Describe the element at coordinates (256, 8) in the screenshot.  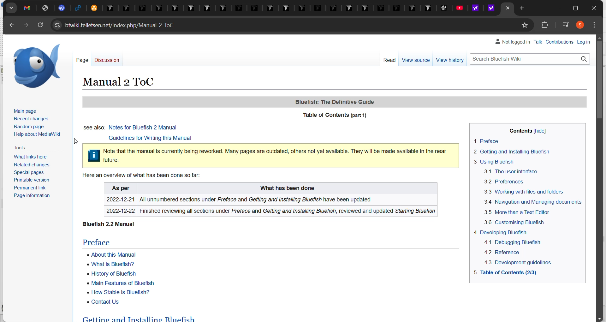
I see `existing tabs` at that location.